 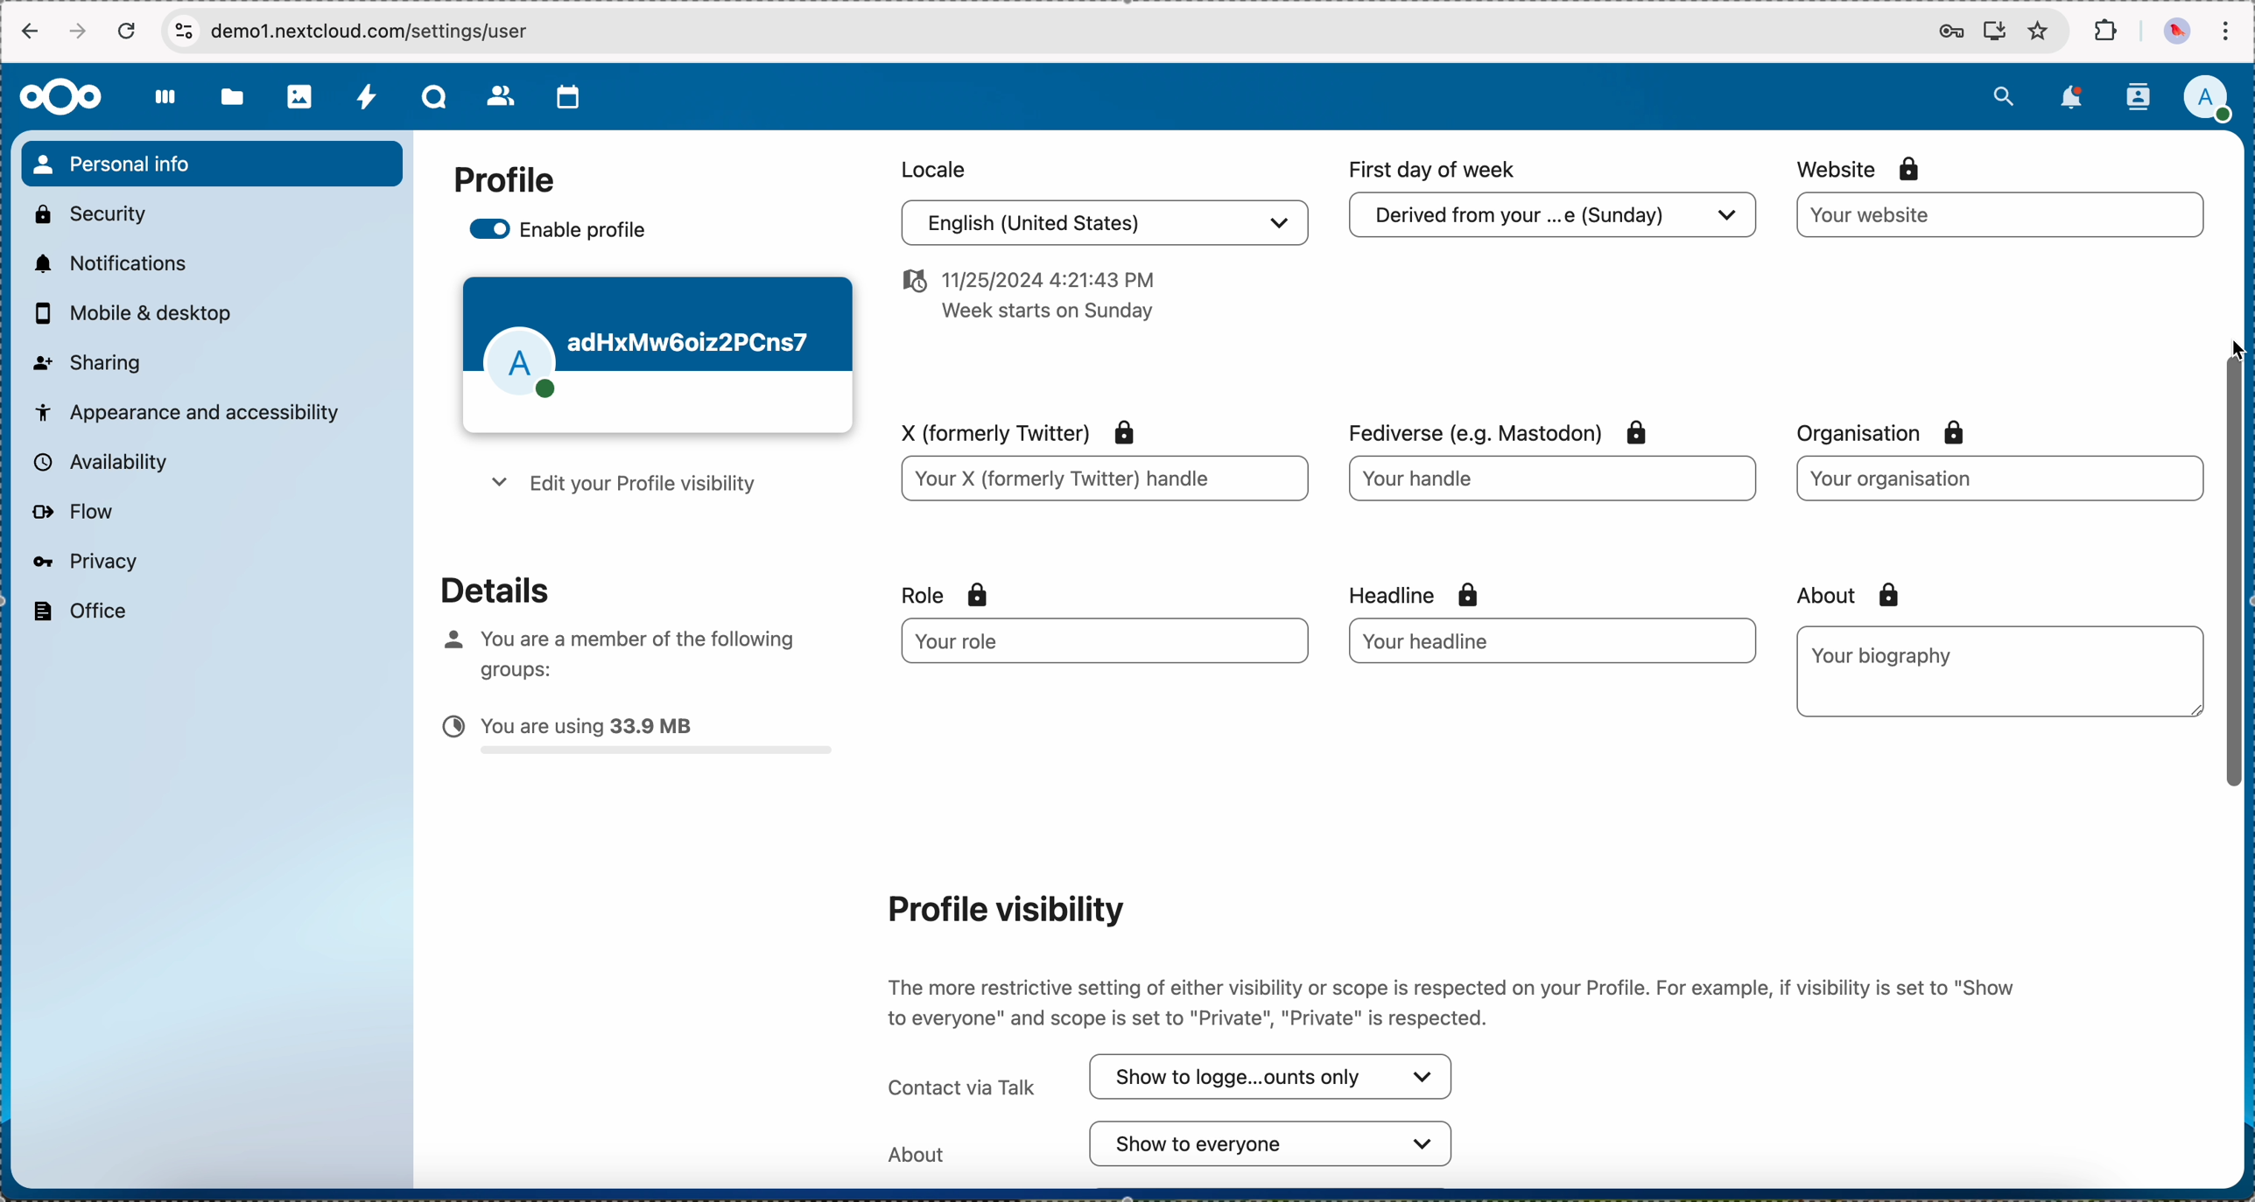 I want to click on about, so click(x=1842, y=595).